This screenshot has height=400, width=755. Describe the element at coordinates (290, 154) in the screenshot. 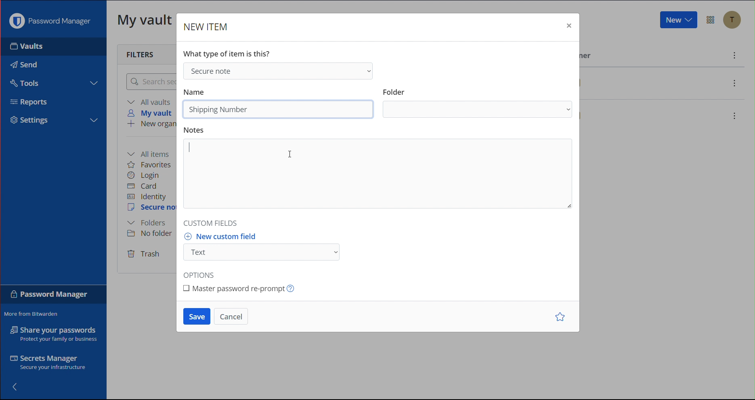

I see `Cursor` at that location.